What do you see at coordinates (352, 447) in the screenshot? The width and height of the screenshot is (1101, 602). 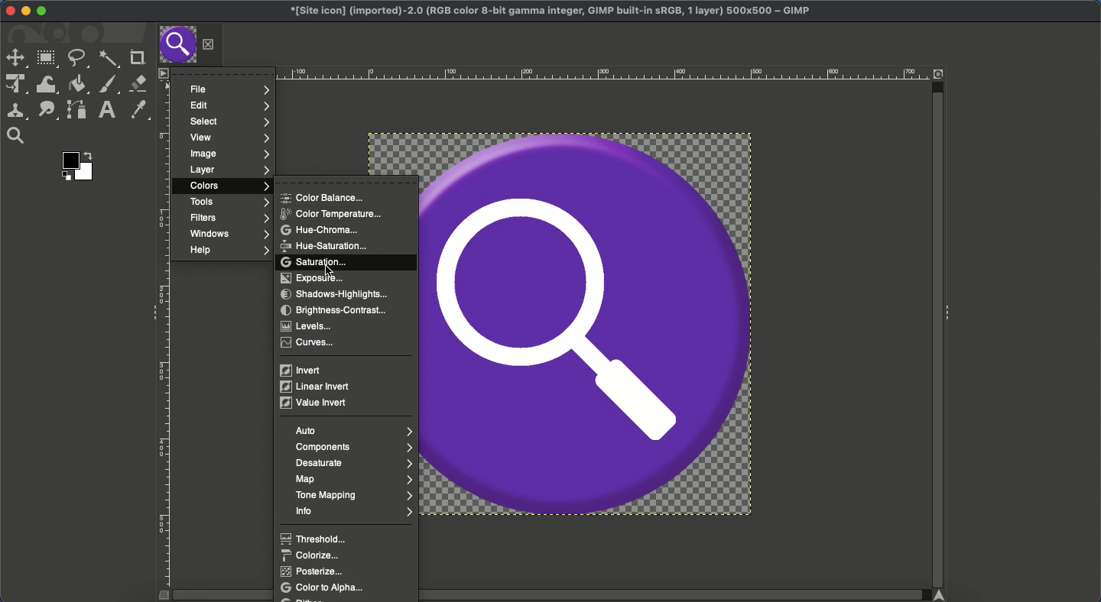 I see `Components` at bounding box center [352, 447].